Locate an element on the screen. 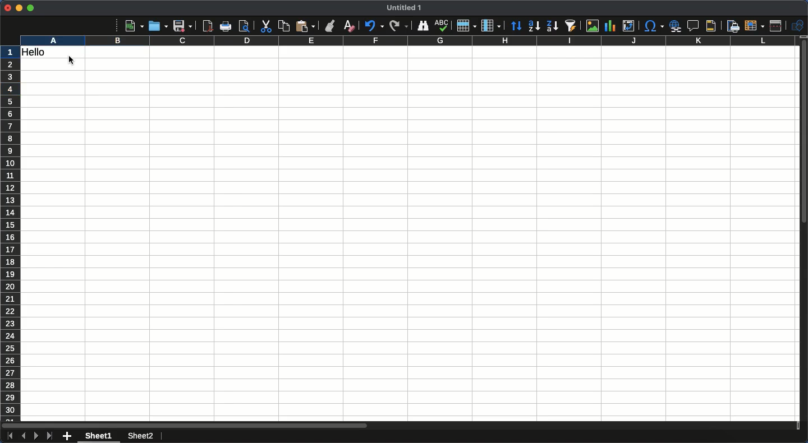 This screenshot has height=443, width=808. Define print area is located at coordinates (732, 26).